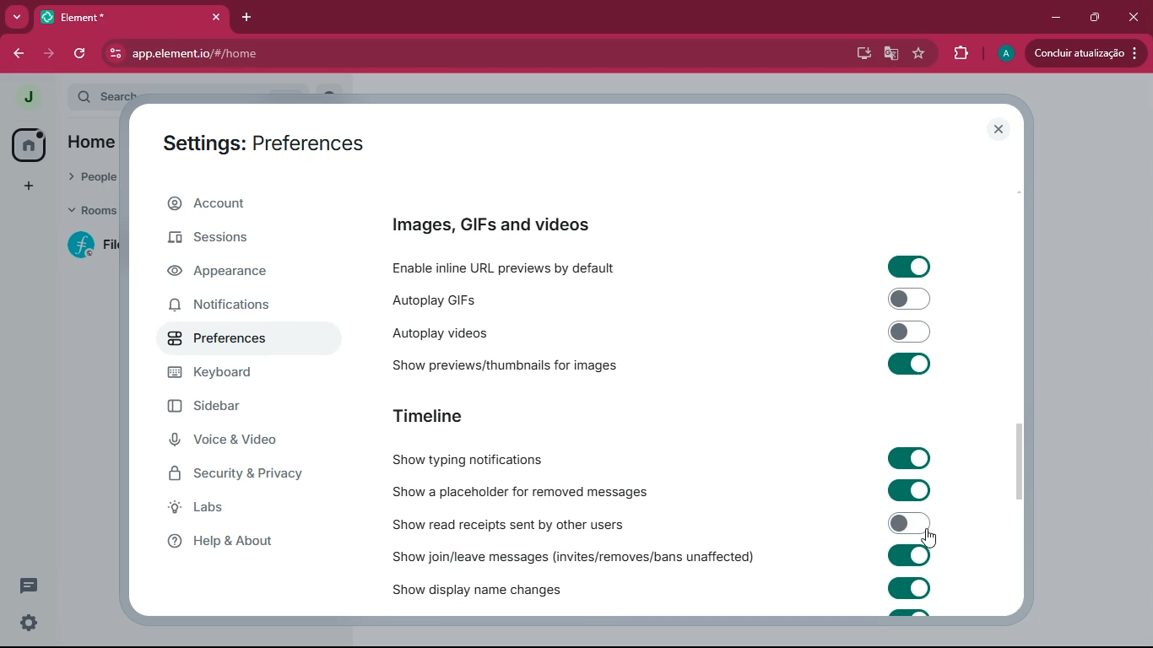 The image size is (1153, 648). Describe the element at coordinates (910, 267) in the screenshot. I see `toggle on/off` at that location.